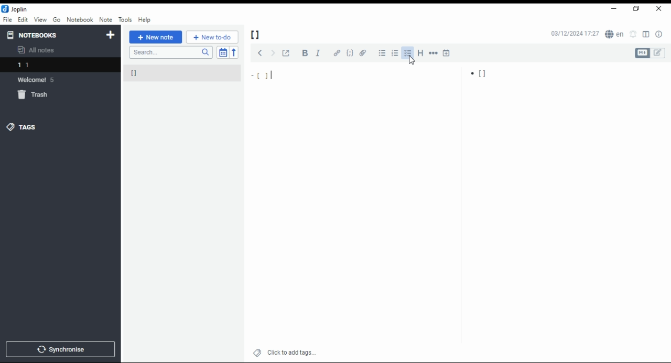 Image resolution: width=671 pixels, height=363 pixels. I want to click on notebook, so click(80, 19).